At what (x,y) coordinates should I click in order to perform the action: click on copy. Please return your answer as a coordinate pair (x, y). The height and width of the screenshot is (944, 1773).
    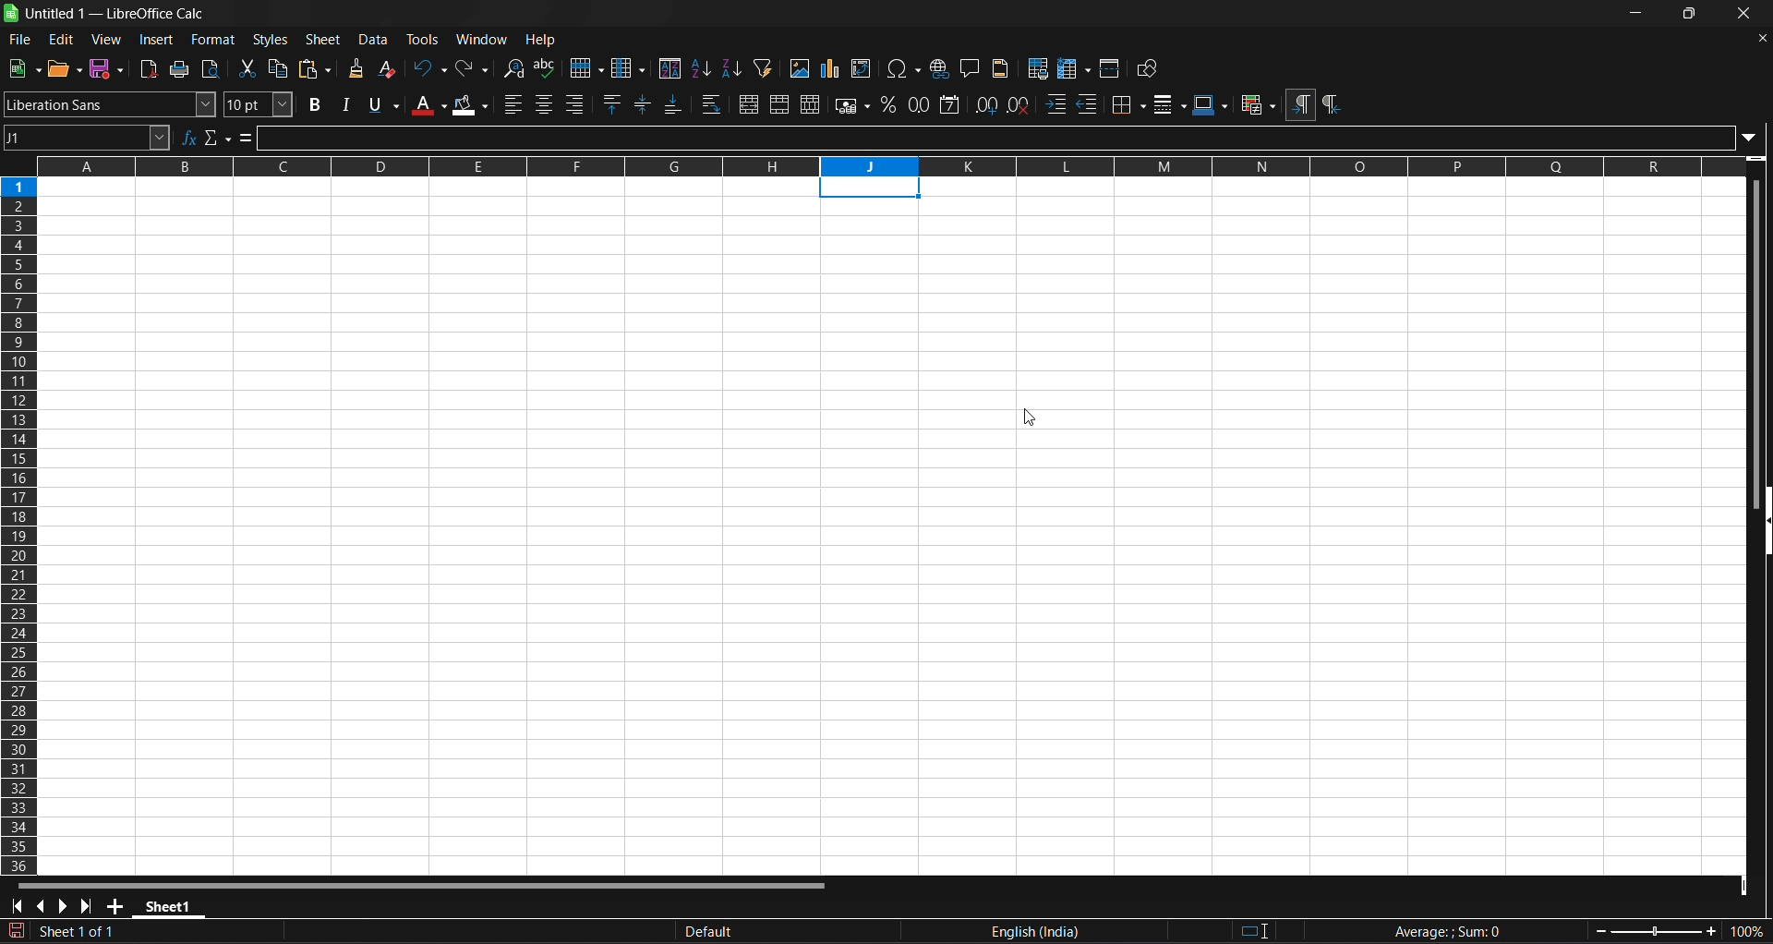
    Looking at the image, I should click on (282, 68).